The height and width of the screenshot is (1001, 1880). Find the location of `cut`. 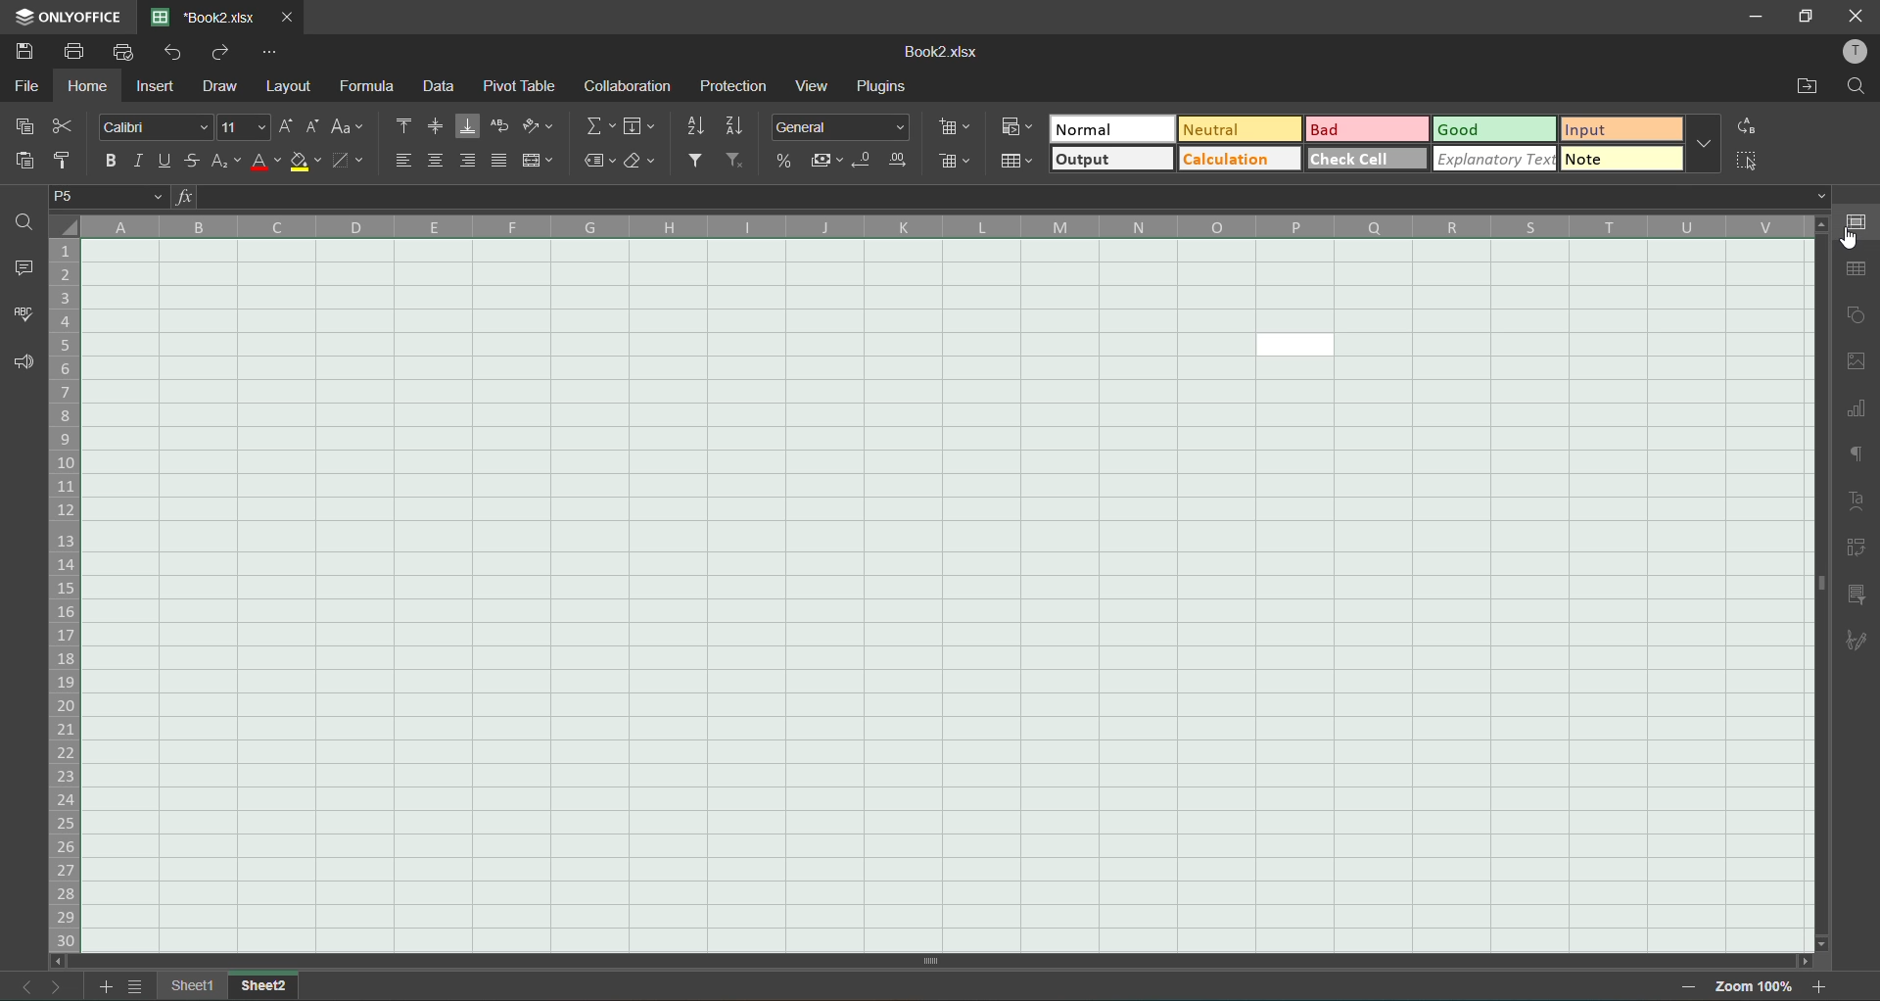

cut is located at coordinates (64, 128).